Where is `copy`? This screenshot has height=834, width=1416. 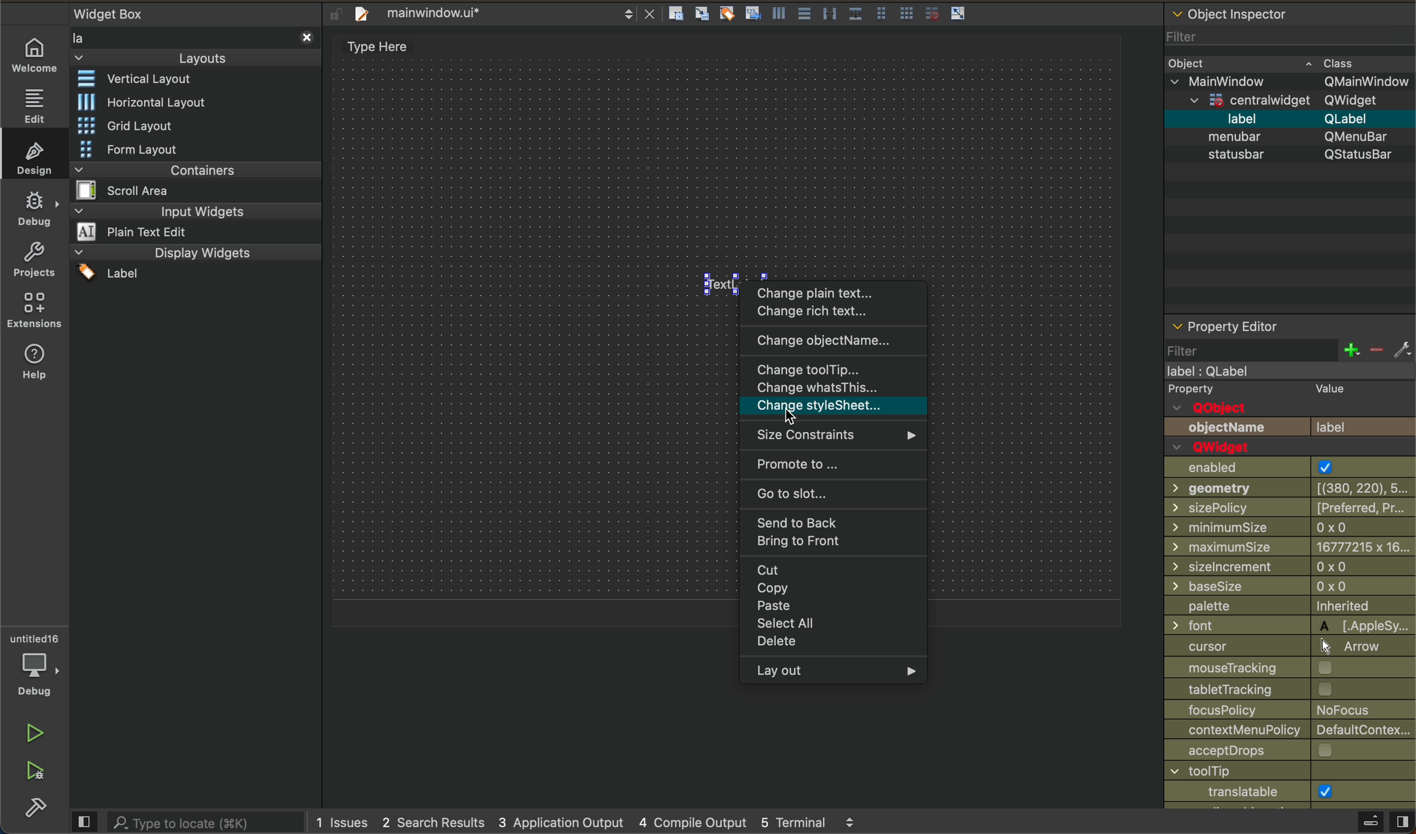 copy is located at coordinates (840, 588).